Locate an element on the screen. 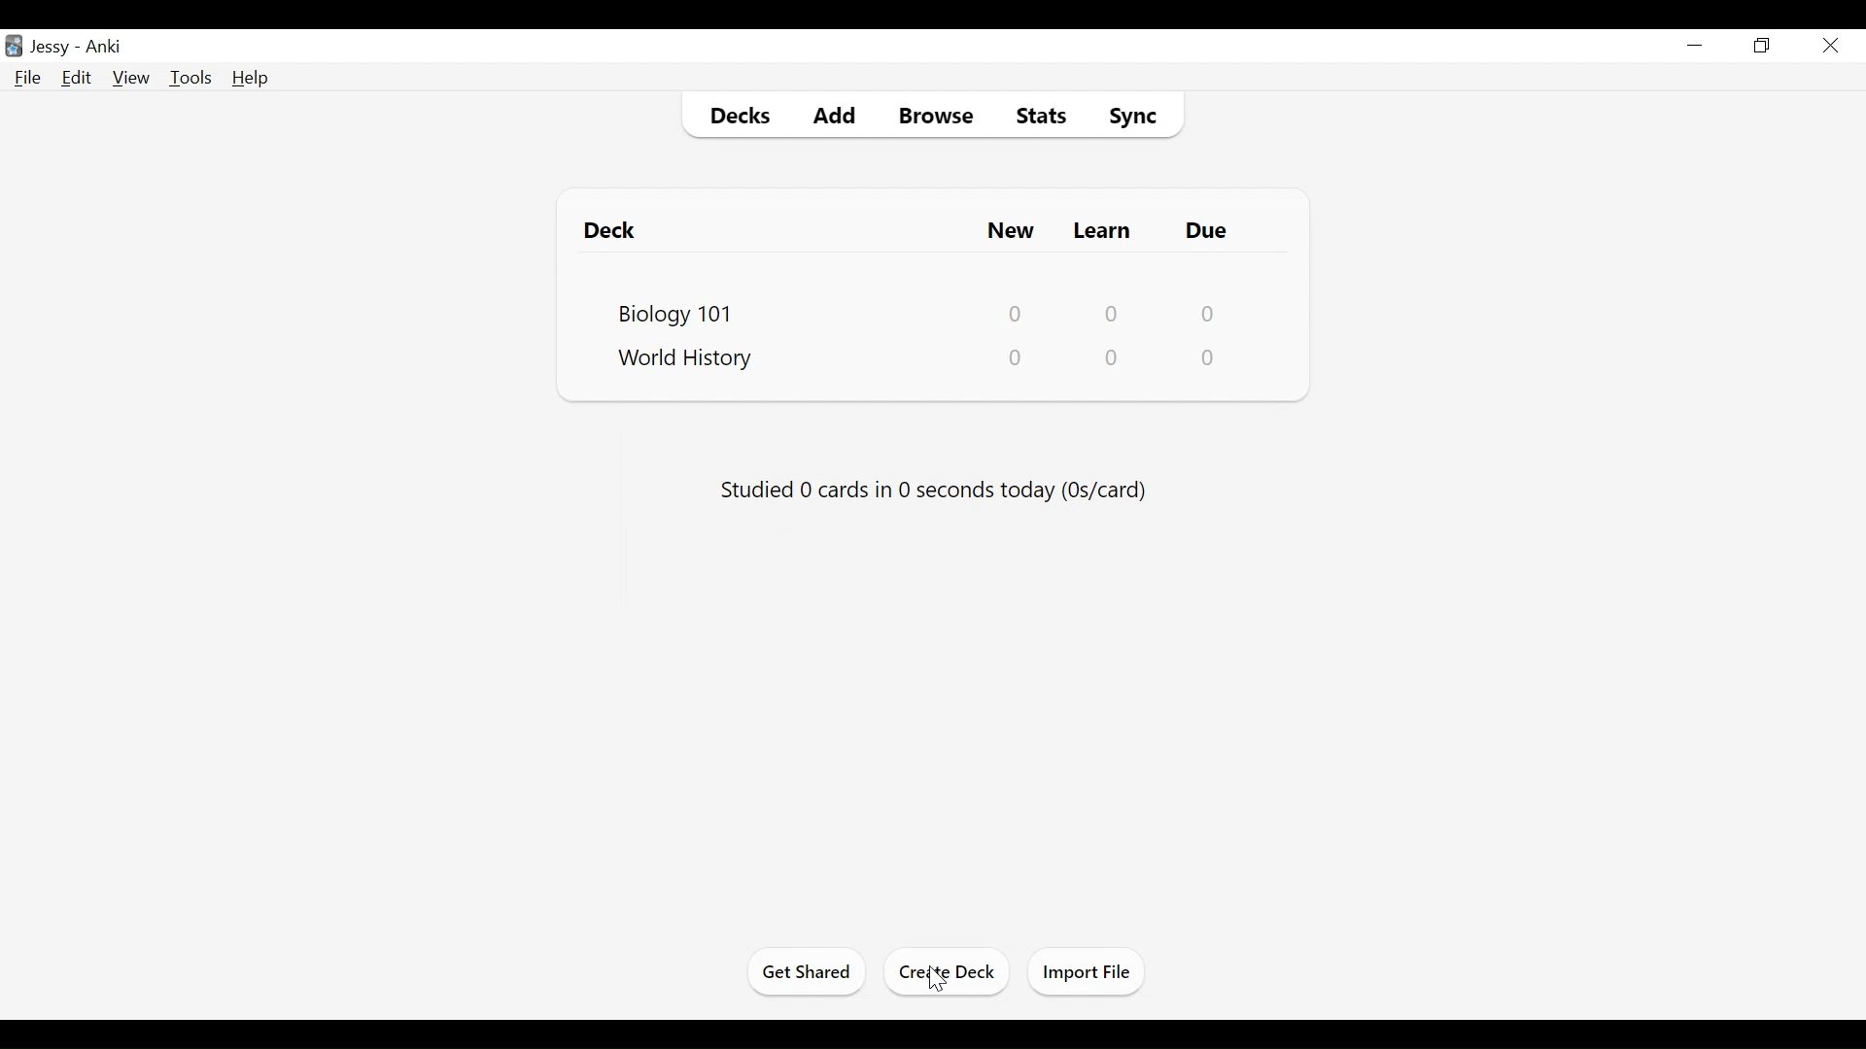 Image resolution: width=1866 pixels, height=1049 pixels. Stats is located at coordinates (1036, 112).